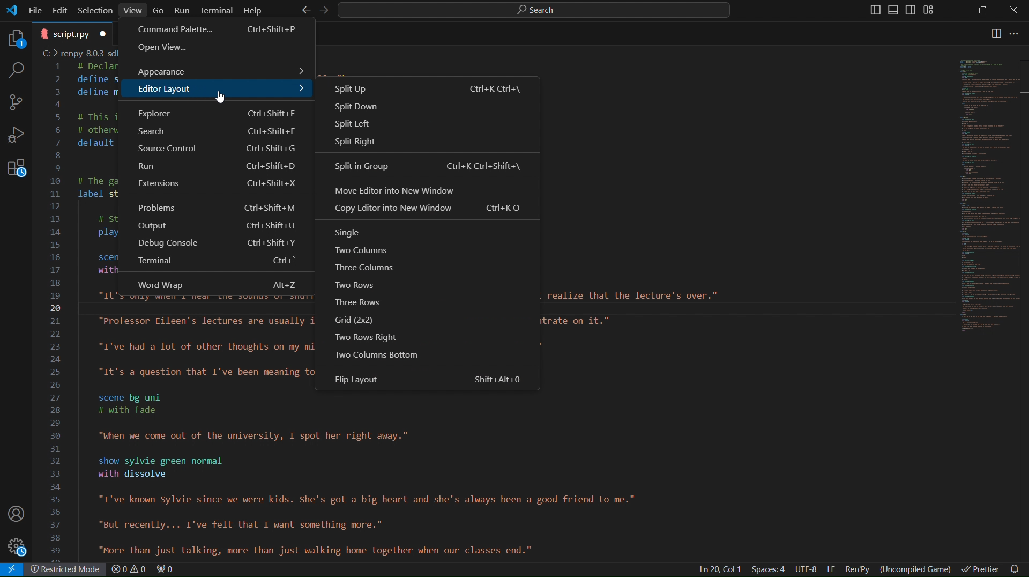 The width and height of the screenshot is (1029, 577). I want to click on Extensions   ctrl+shift+X, so click(217, 186).